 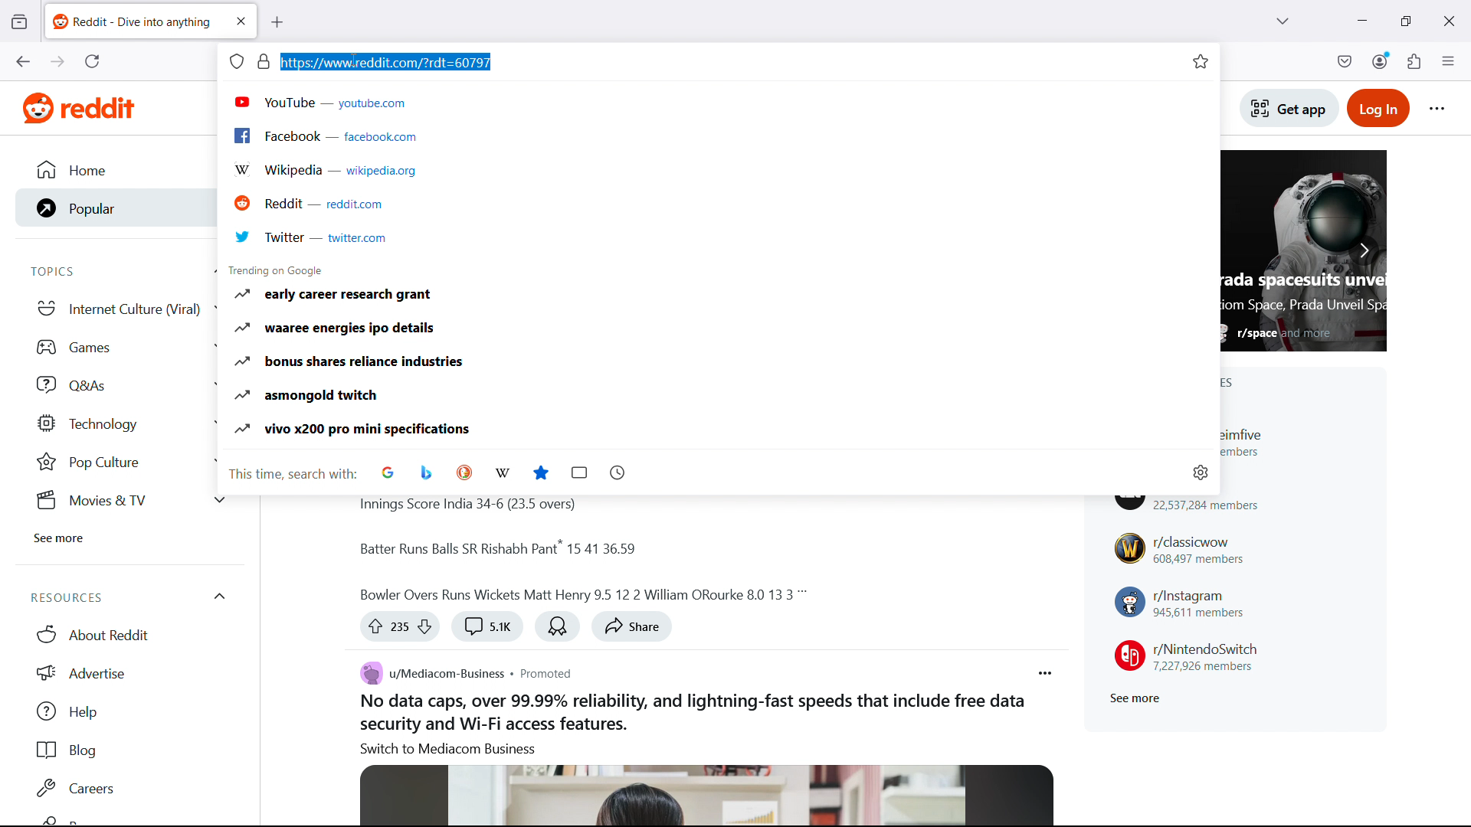 What do you see at coordinates (1281, 19) in the screenshot?
I see `list all tabs` at bounding box center [1281, 19].